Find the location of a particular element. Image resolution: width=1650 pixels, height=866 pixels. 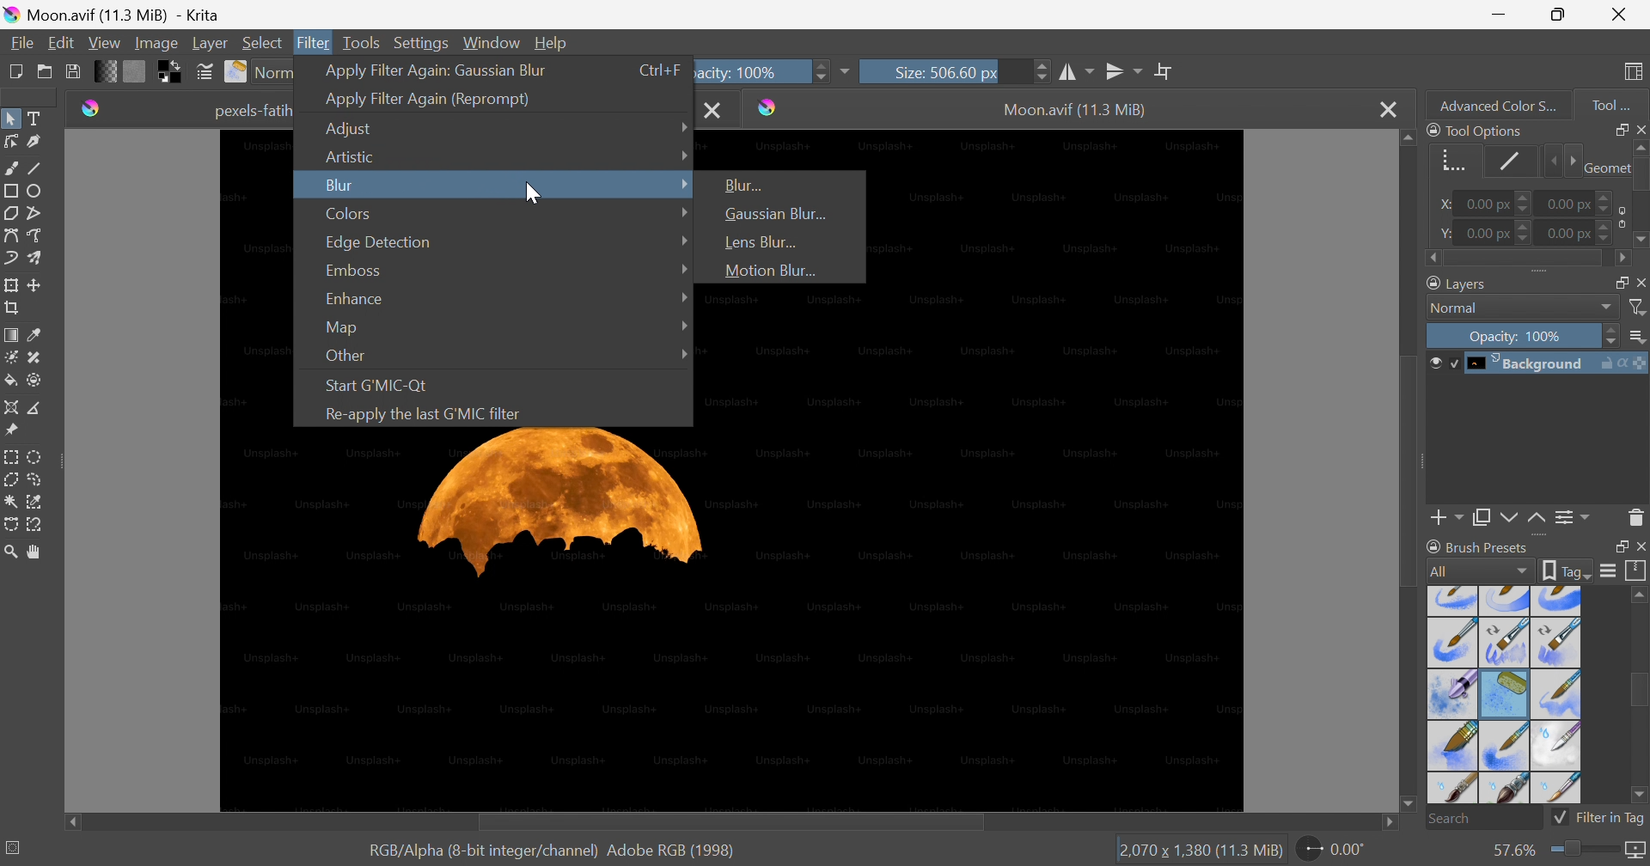

Freehand brush tool is located at coordinates (13, 167).